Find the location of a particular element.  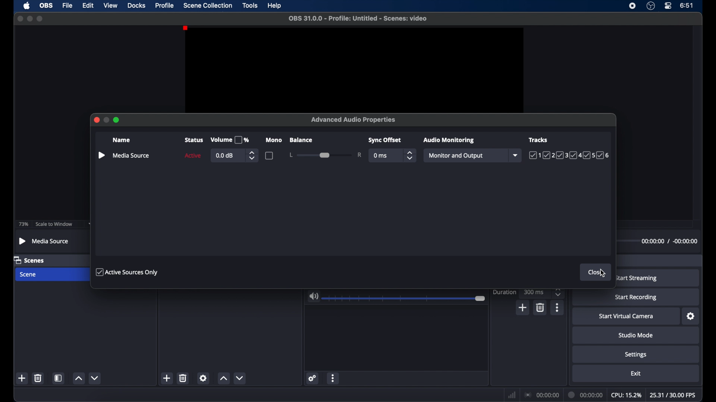

close is located at coordinates (20, 18).